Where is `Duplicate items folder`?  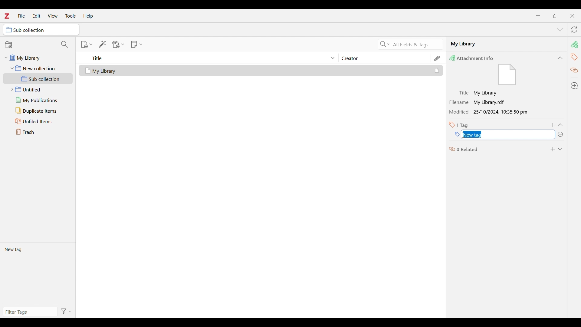
Duplicate items folder is located at coordinates (38, 111).